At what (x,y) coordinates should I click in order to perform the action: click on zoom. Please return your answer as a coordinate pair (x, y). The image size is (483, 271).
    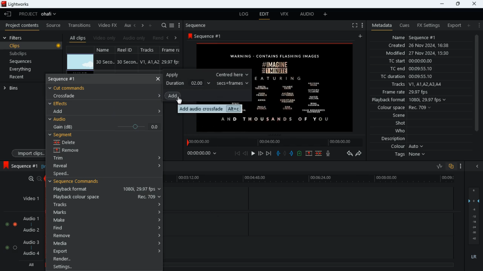
    Looking at the image, I should click on (32, 179).